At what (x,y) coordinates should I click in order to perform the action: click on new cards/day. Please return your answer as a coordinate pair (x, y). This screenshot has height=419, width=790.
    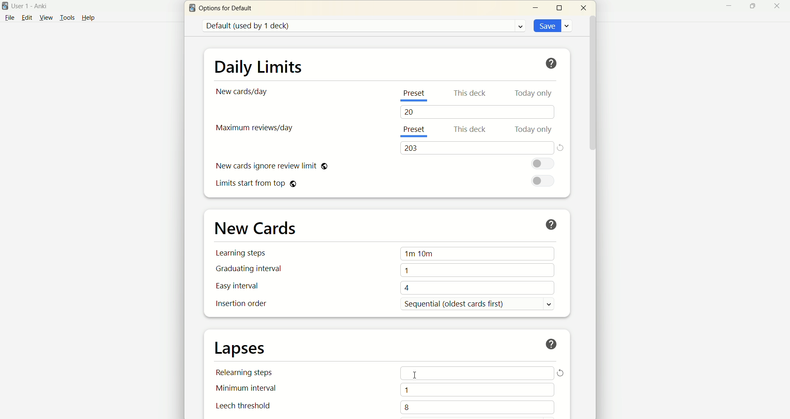
    Looking at the image, I should click on (244, 92).